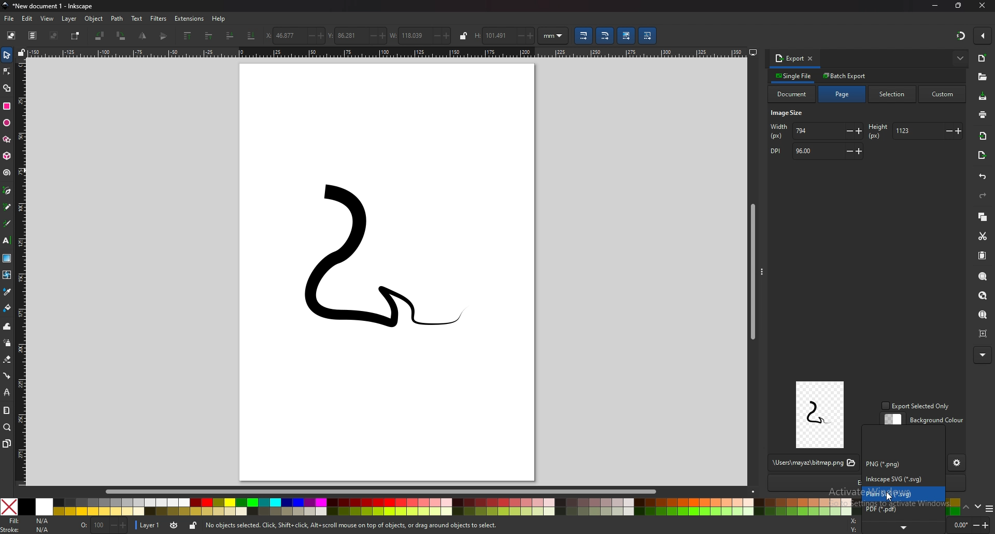 Image resolution: width=995 pixels, height=534 pixels. I want to click on export selected only, so click(917, 406).